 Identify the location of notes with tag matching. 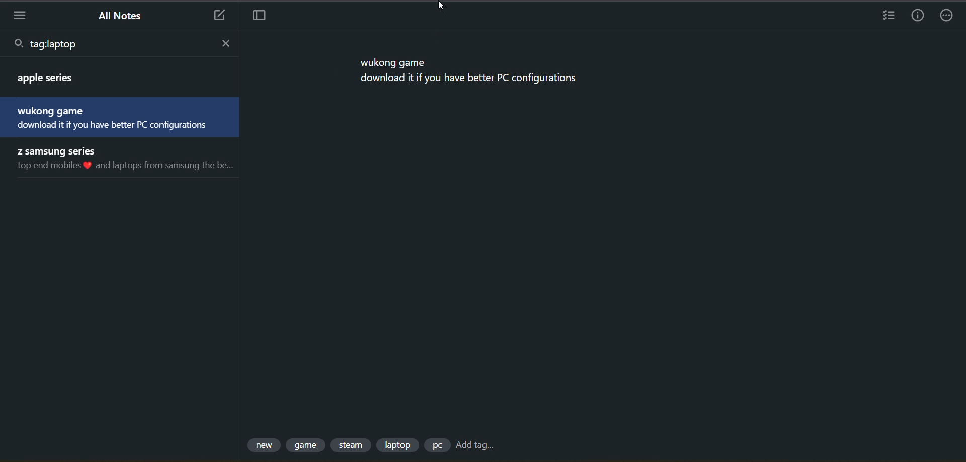
(120, 159).